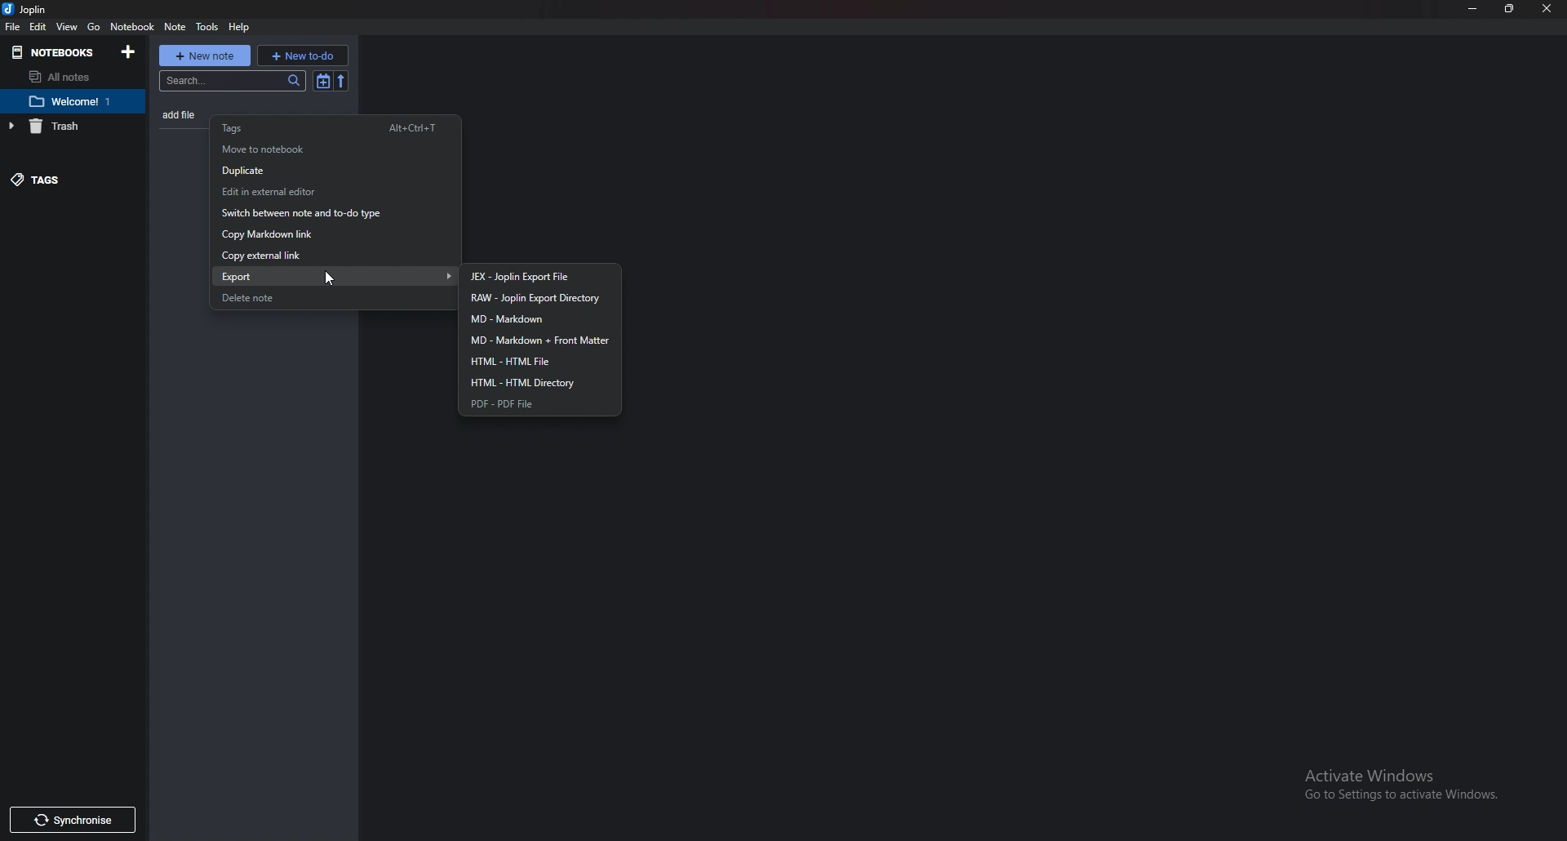 Image resolution: width=1567 pixels, height=841 pixels. Describe the element at coordinates (340, 275) in the screenshot. I see `Export` at that location.